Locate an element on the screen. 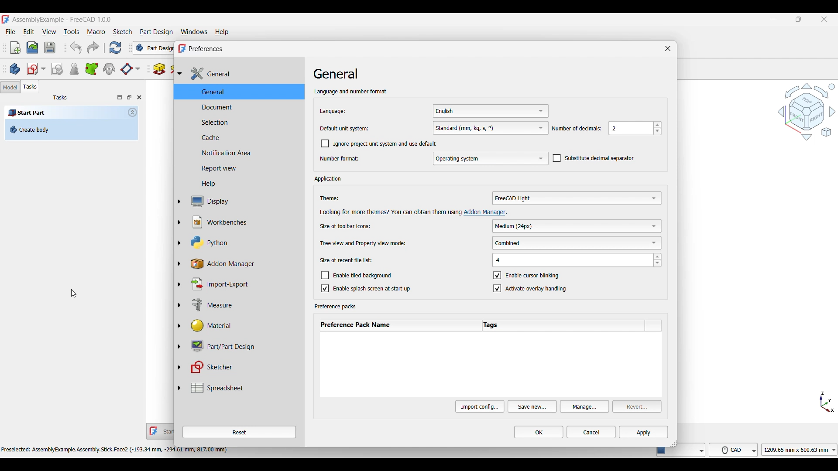 Image resolution: width=838 pixels, height=471 pixels. Measure is located at coordinates (243, 304).